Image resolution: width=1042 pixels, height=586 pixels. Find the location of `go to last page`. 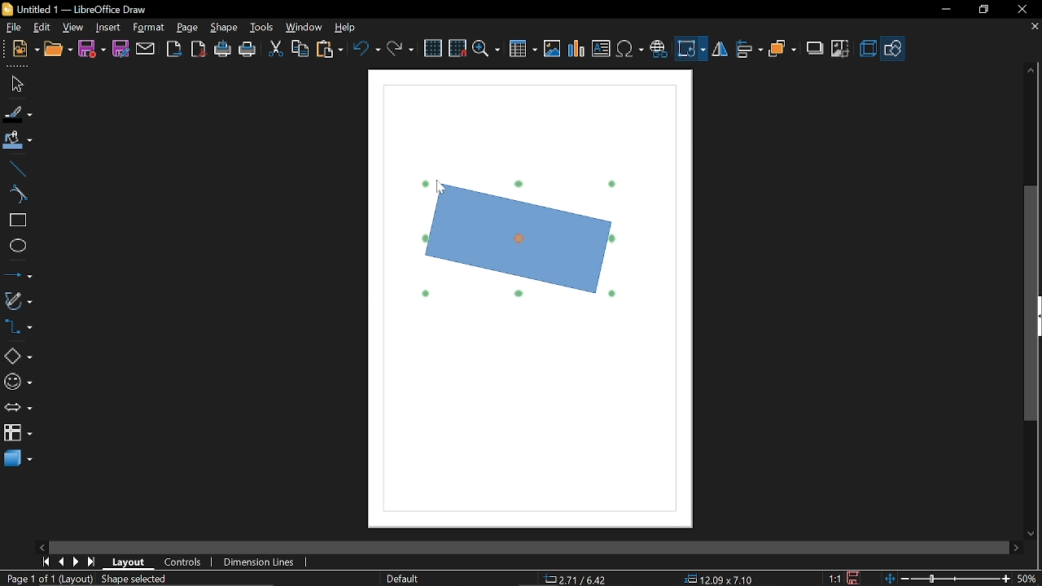

go to last page is located at coordinates (93, 562).